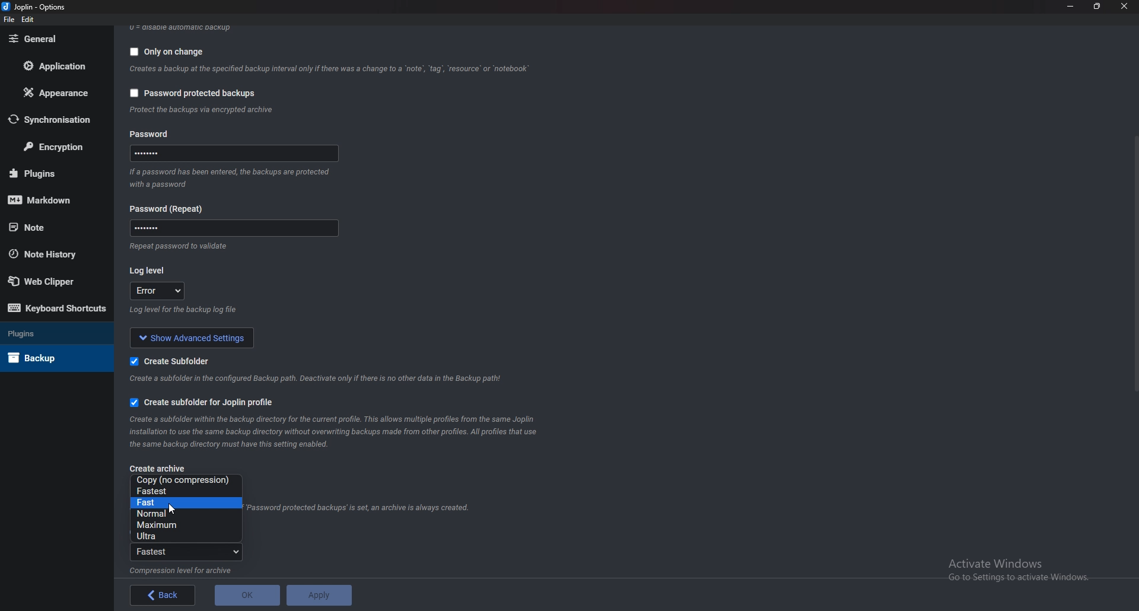 The width and height of the screenshot is (1139, 611). What do you see at coordinates (51, 173) in the screenshot?
I see `Plugins` at bounding box center [51, 173].